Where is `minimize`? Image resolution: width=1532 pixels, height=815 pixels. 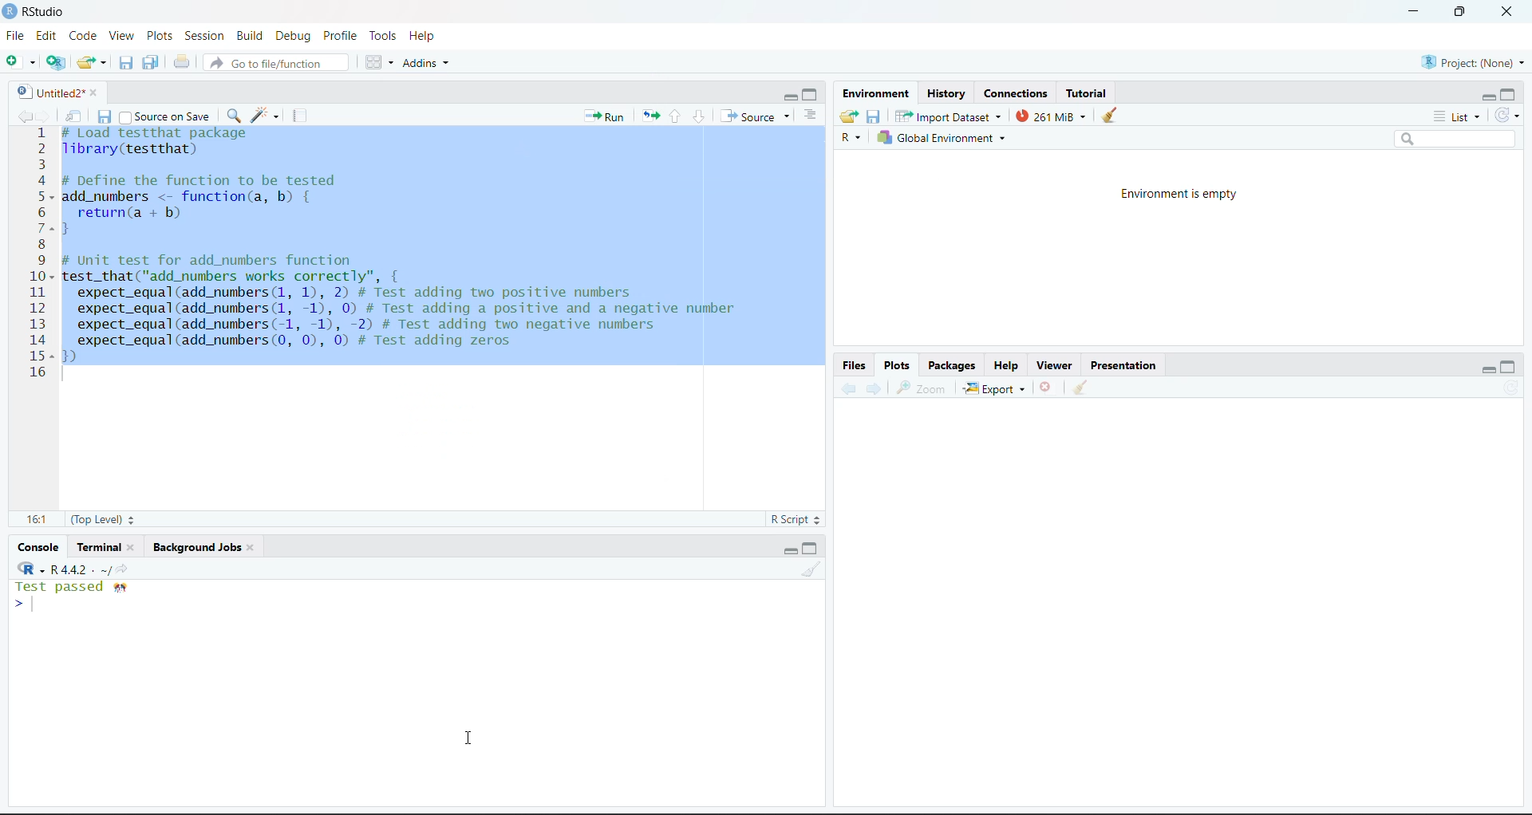 minimize is located at coordinates (789, 549).